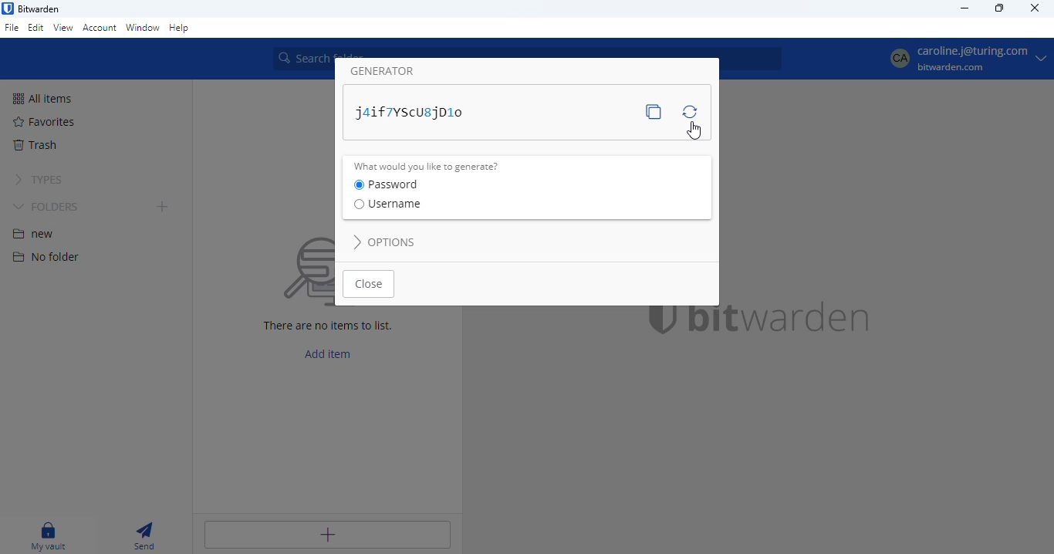 The width and height of the screenshot is (1054, 554). I want to click on password, so click(410, 112).